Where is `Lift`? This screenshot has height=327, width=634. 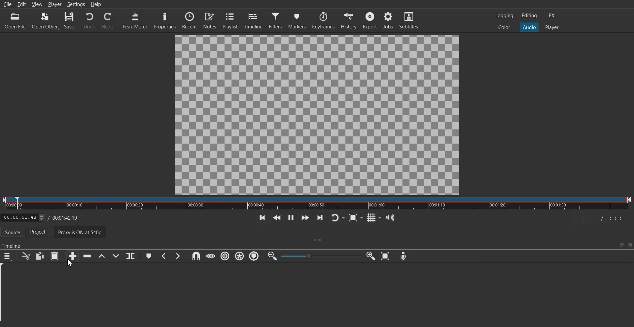 Lift is located at coordinates (101, 256).